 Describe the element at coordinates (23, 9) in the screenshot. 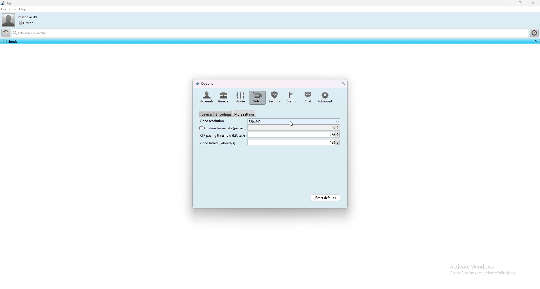

I see `help` at that location.